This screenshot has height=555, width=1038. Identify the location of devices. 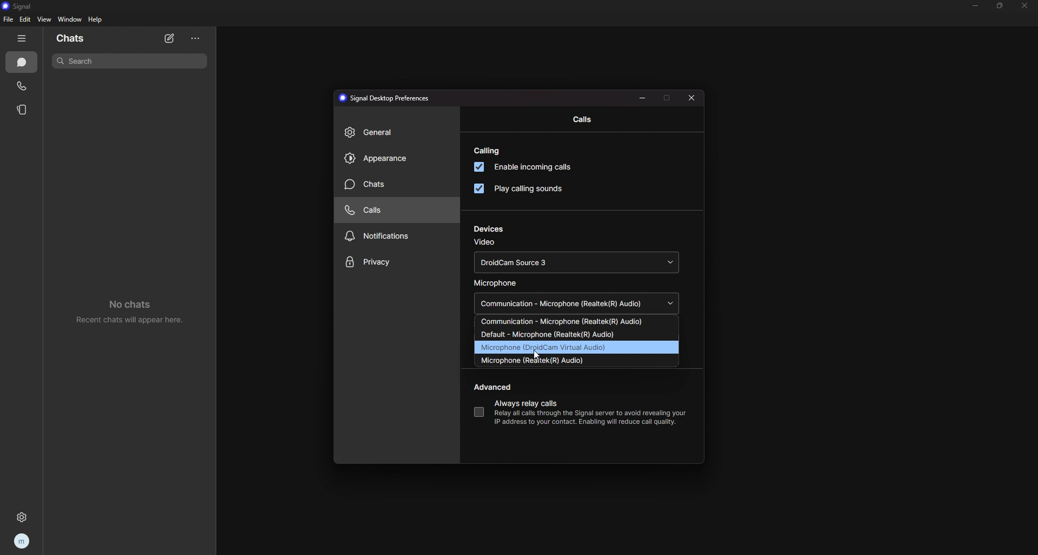
(490, 229).